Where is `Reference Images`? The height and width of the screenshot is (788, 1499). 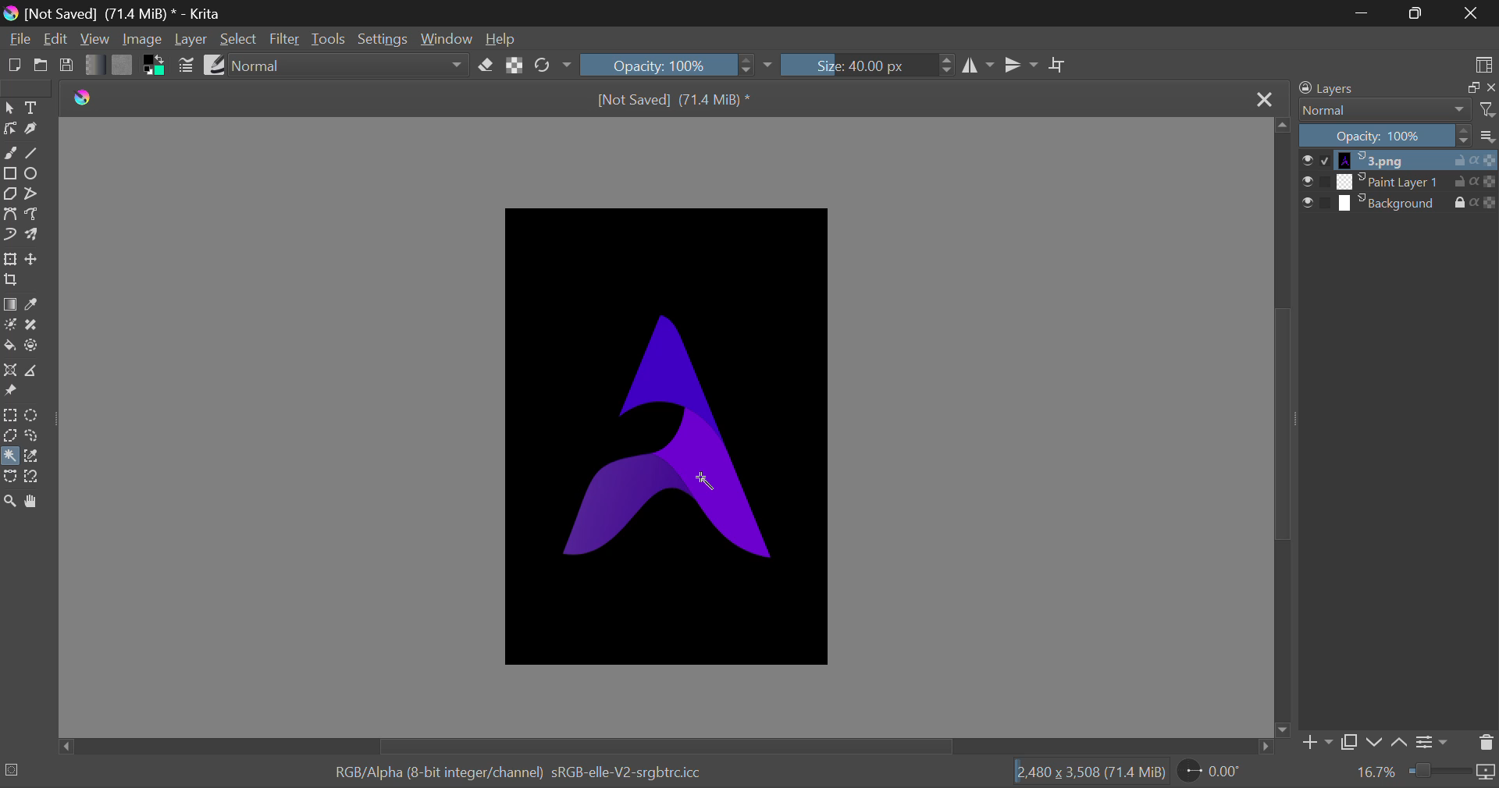
Reference Images is located at coordinates (9, 392).